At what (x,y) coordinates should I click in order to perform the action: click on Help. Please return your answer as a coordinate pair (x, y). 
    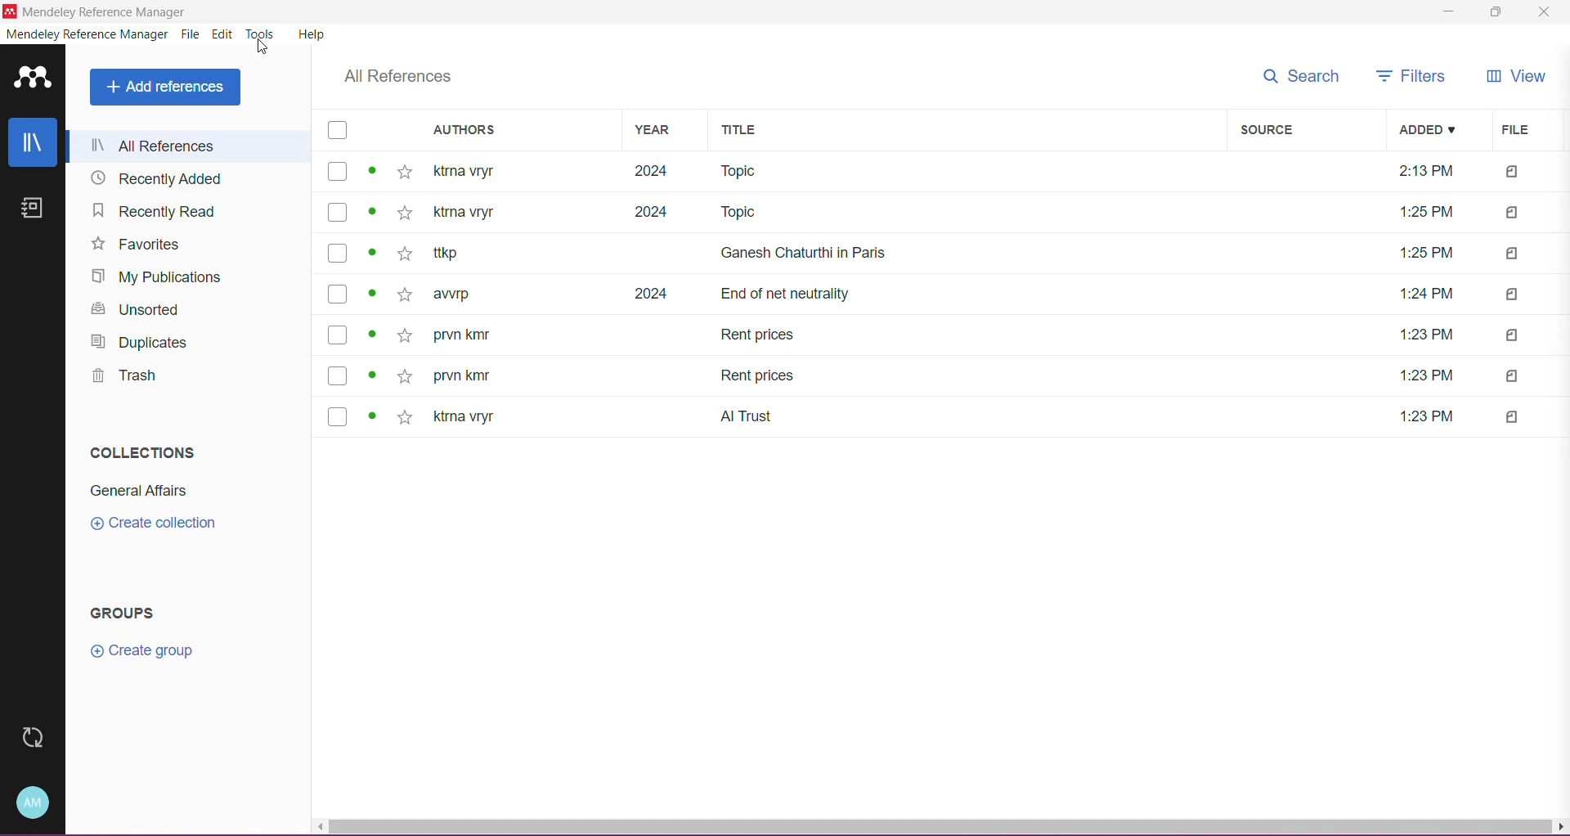
    Looking at the image, I should click on (314, 37).